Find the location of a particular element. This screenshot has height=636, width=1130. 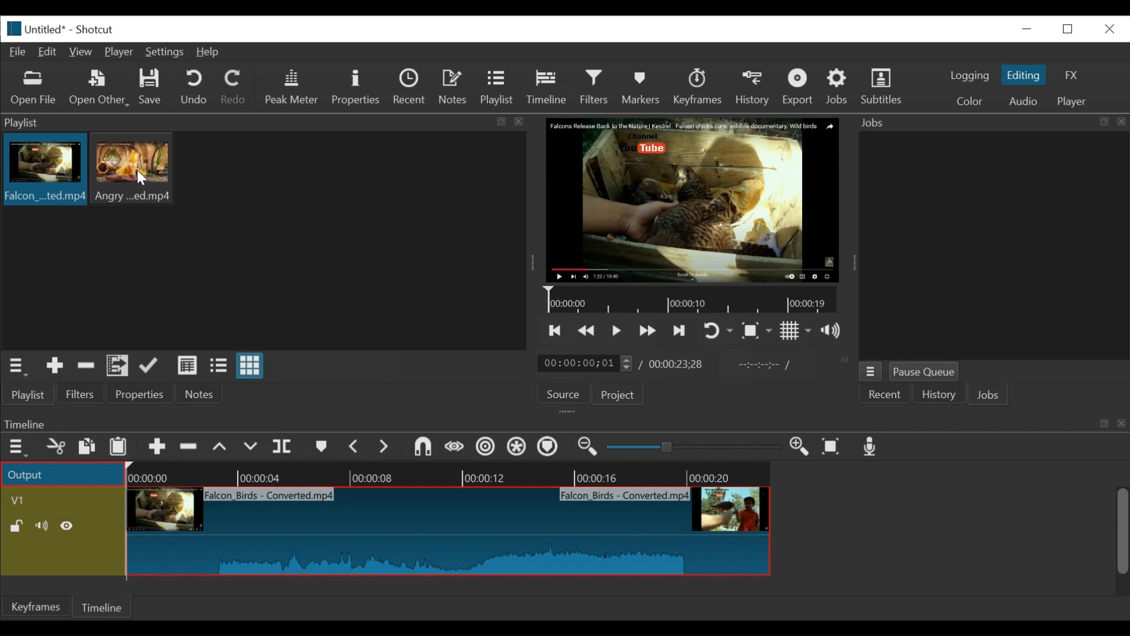

view as icons is located at coordinates (248, 366).